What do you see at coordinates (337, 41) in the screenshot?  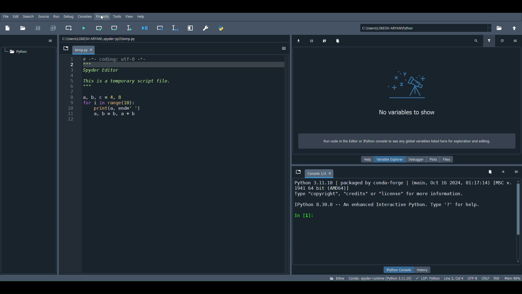 I see `Remove all variables` at bounding box center [337, 41].